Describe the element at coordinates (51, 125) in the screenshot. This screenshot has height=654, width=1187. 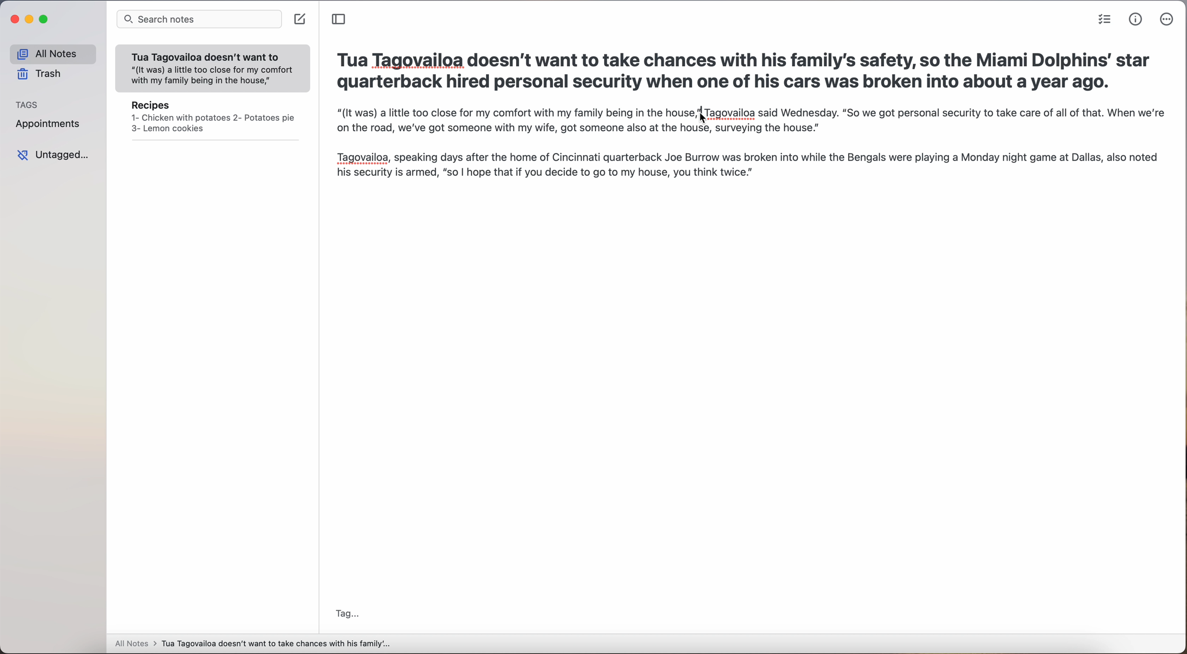
I see `appointments` at that location.